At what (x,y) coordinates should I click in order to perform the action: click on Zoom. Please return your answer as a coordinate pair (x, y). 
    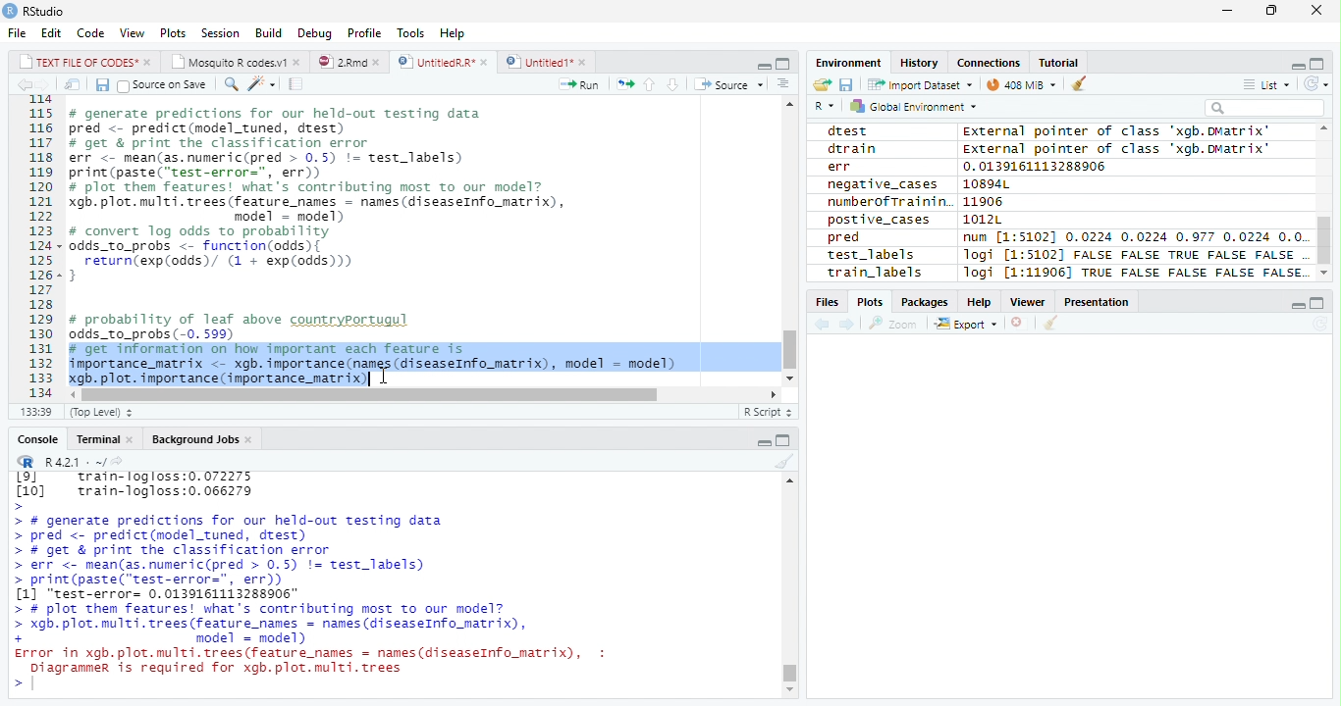
    Looking at the image, I should click on (894, 322).